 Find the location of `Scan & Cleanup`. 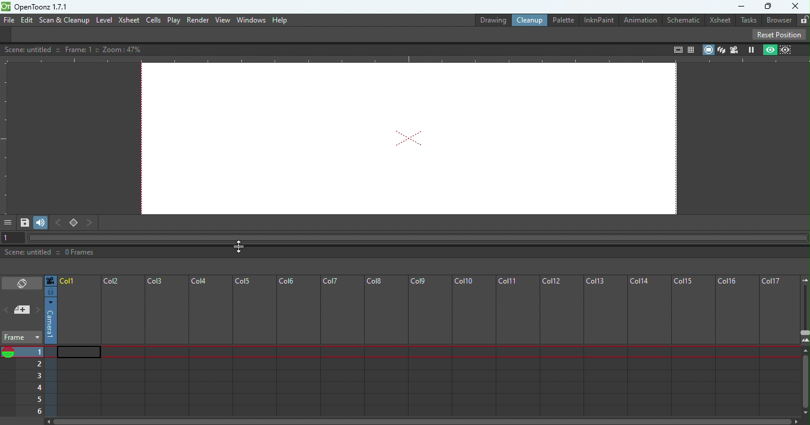

Scan & Cleanup is located at coordinates (65, 21).